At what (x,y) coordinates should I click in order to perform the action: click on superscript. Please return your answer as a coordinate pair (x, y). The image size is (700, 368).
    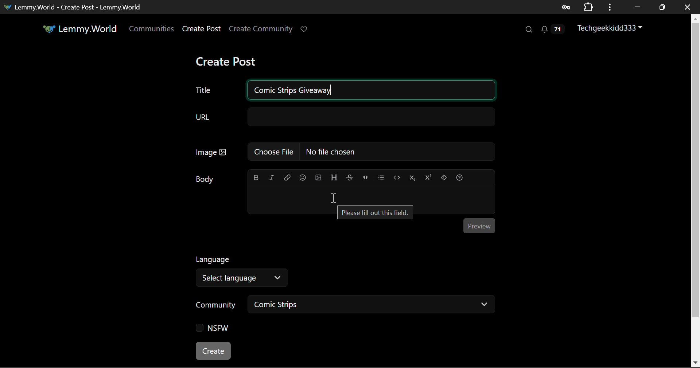
    Looking at the image, I should click on (429, 176).